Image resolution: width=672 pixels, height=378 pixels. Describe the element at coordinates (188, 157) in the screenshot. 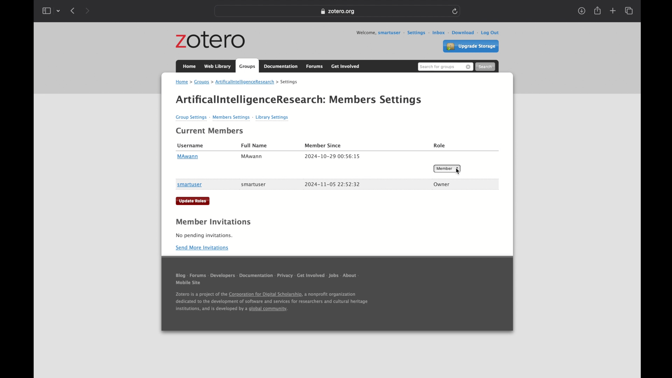

I see `MAwann` at that location.